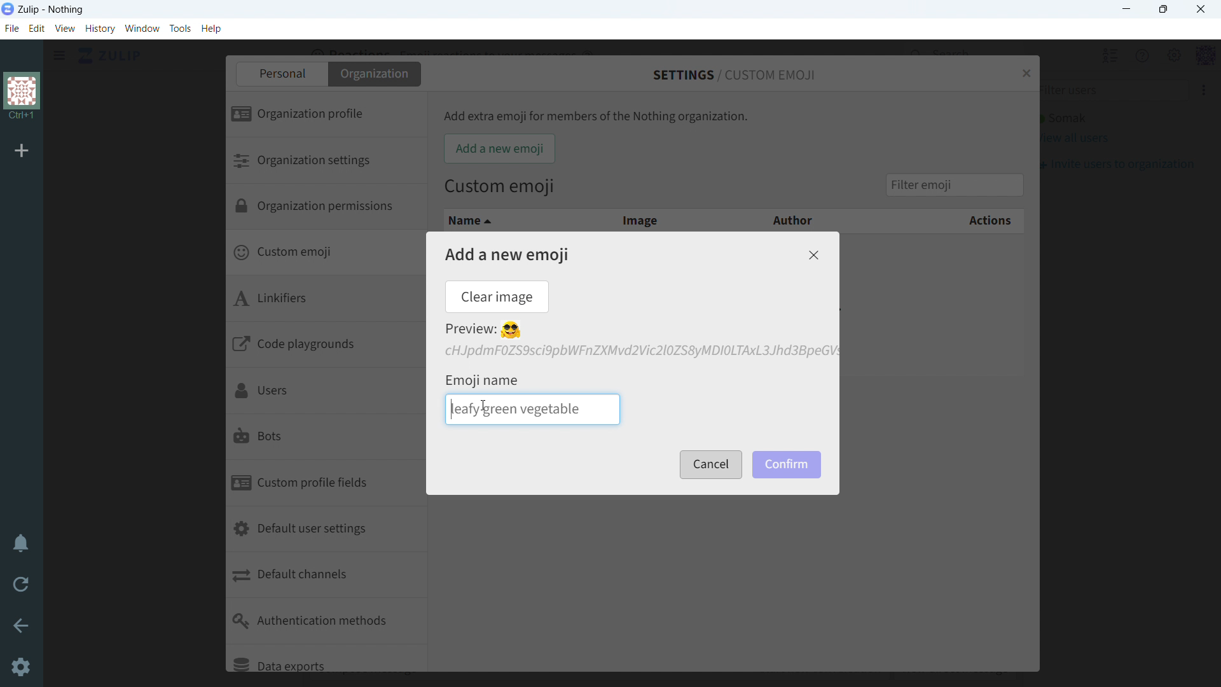 Image resolution: width=1221 pixels, height=687 pixels. Describe the element at coordinates (1128, 9) in the screenshot. I see `minimize` at that location.